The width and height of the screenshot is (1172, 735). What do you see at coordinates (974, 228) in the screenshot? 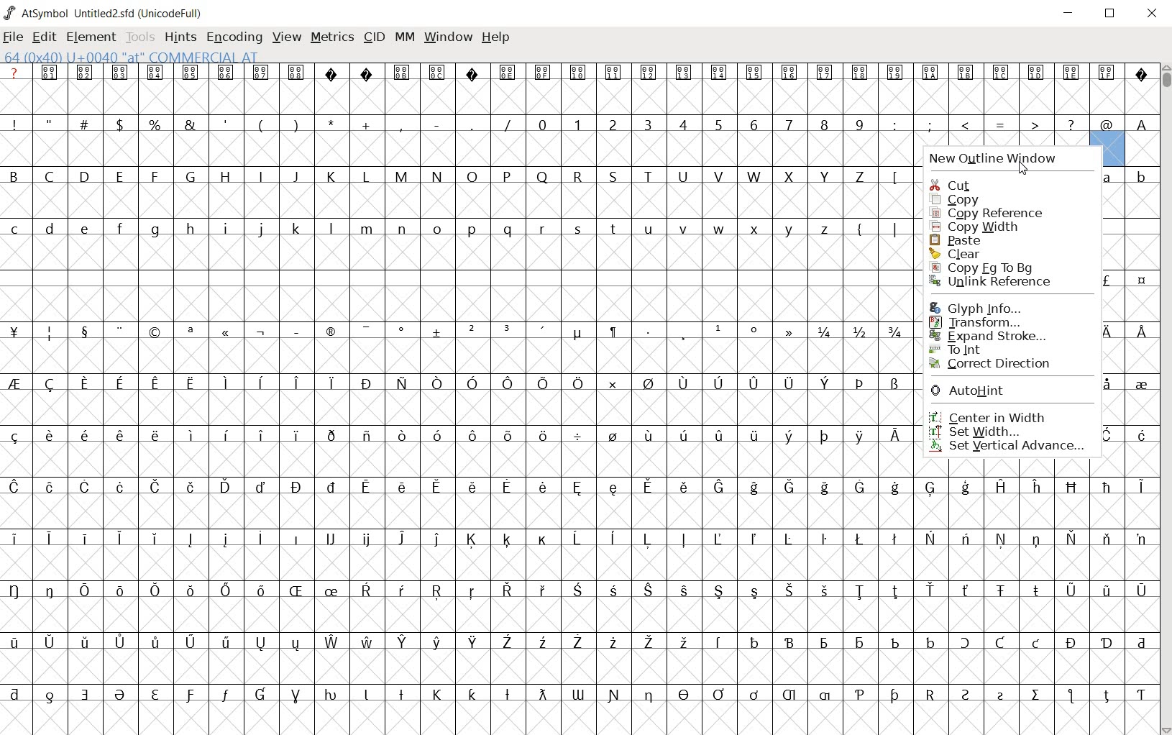
I see `COPY WIDTH` at bounding box center [974, 228].